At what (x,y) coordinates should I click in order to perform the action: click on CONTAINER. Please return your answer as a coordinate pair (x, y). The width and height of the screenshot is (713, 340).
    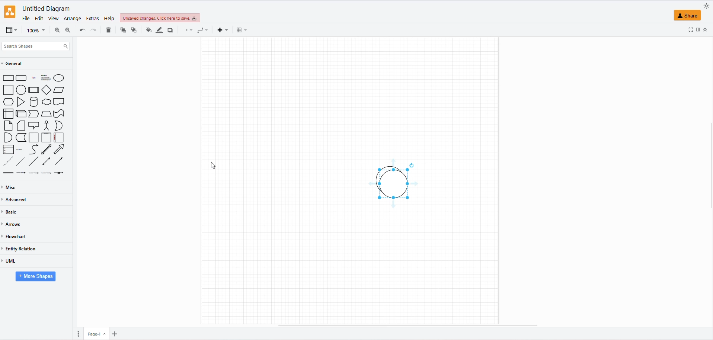
    Looking at the image, I should click on (45, 137).